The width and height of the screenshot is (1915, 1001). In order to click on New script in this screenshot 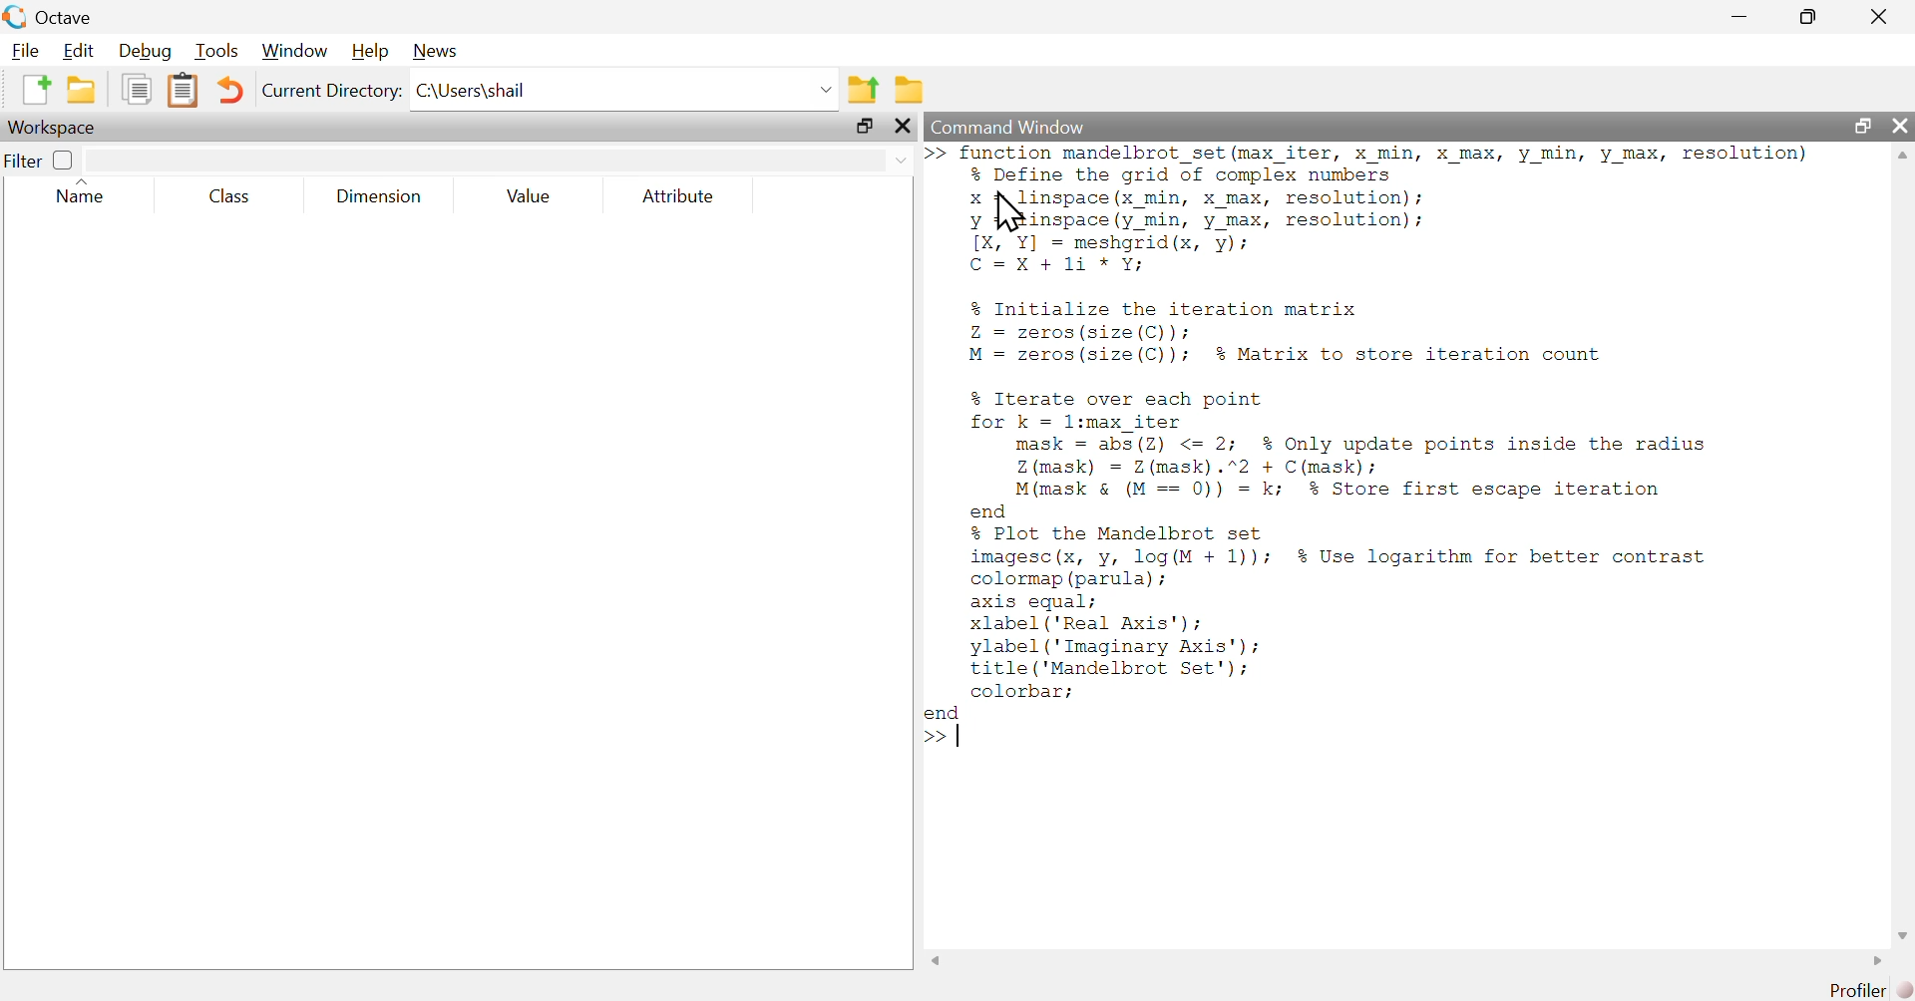, I will do `click(35, 90)`.